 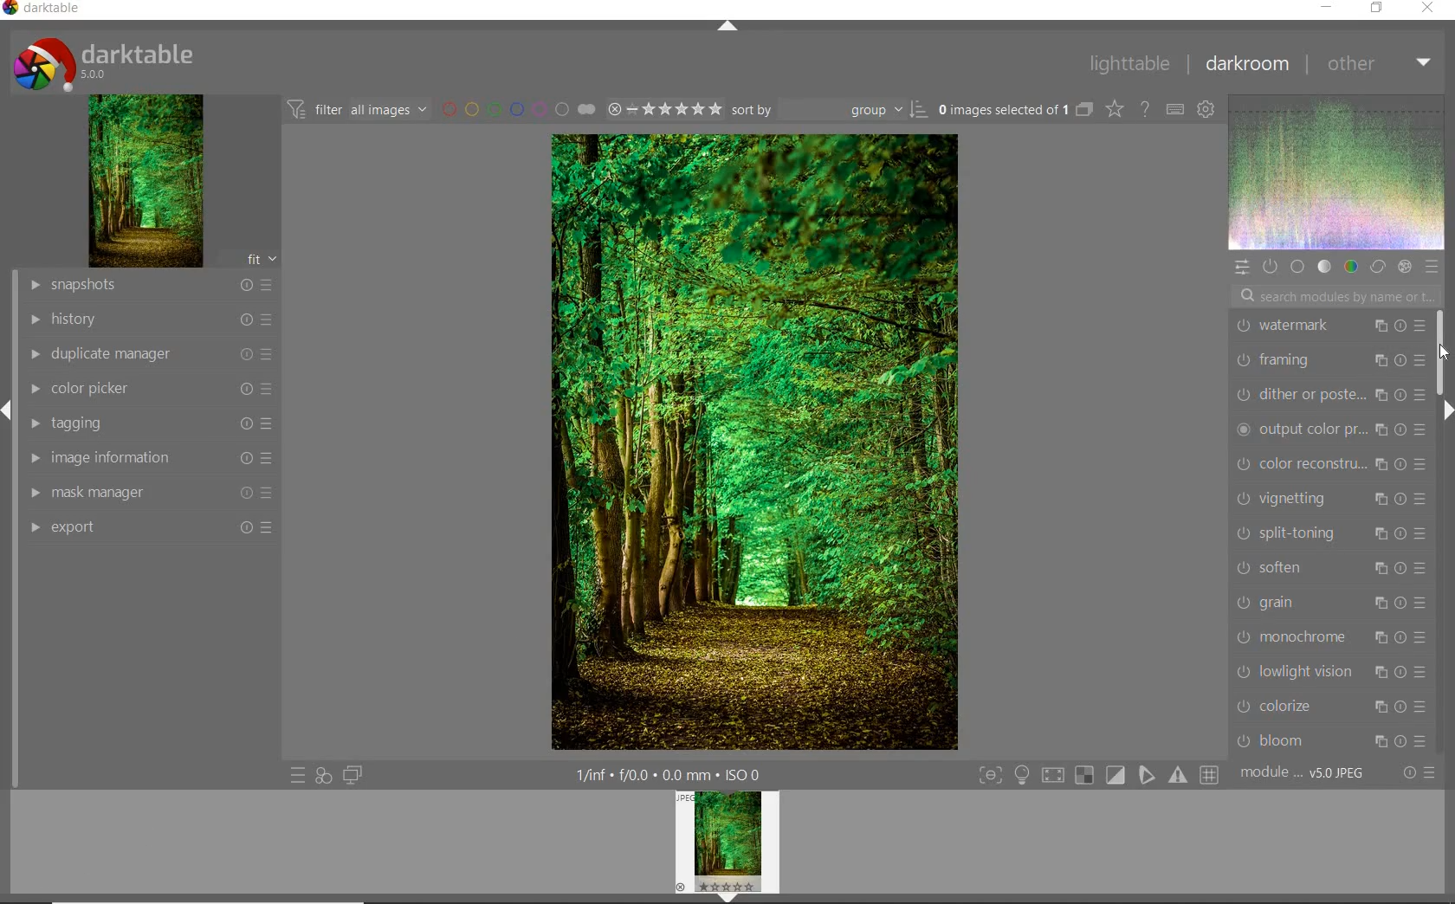 I want to click on MASK MANAGER, so click(x=147, y=494).